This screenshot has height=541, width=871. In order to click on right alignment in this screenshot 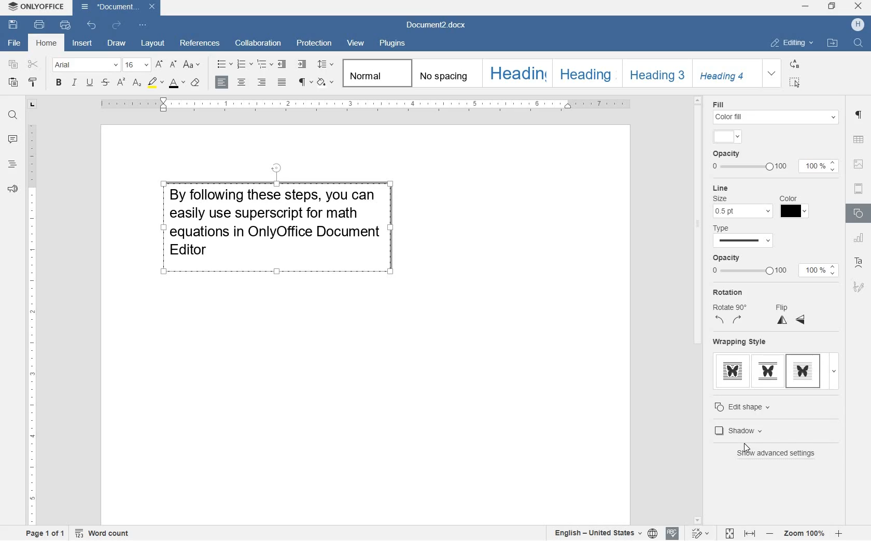, I will do `click(262, 83)`.